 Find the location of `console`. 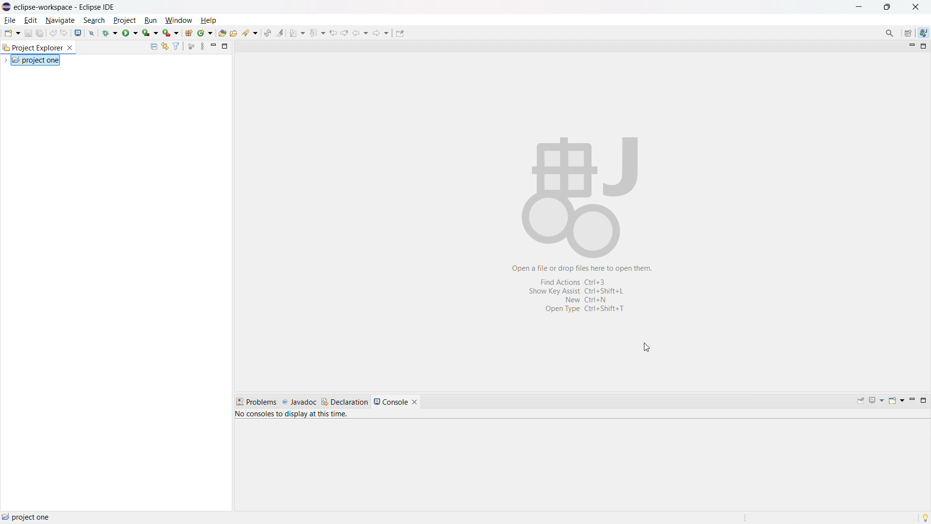

console is located at coordinates (391, 402).